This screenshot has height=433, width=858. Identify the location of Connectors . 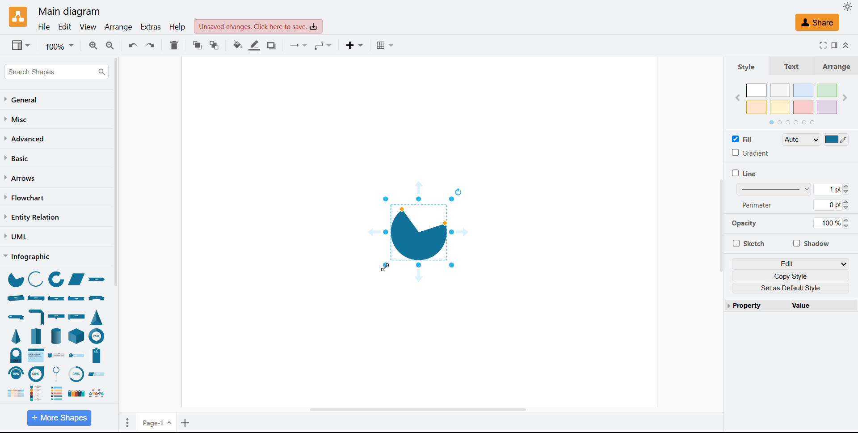
(300, 46).